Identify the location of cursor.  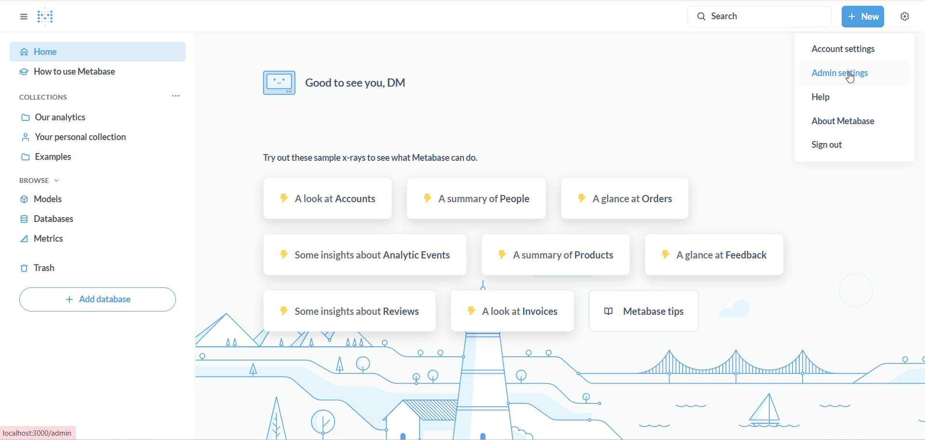
(855, 78).